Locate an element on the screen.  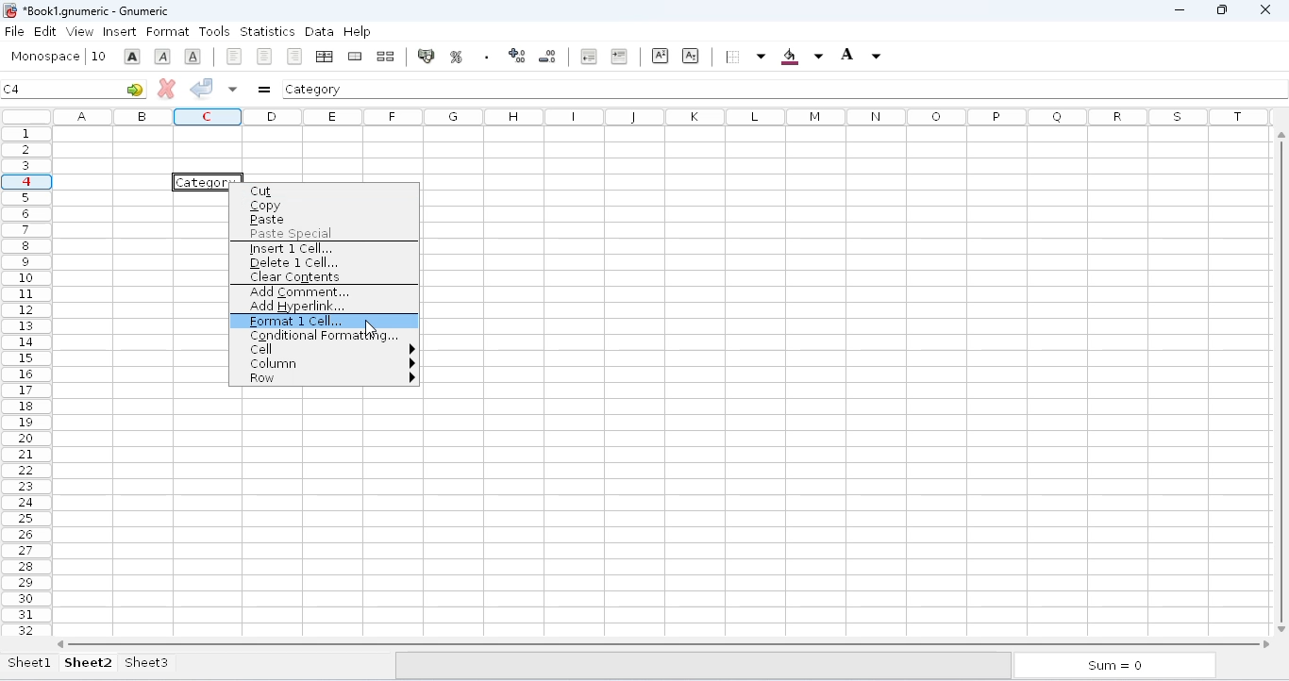
paste special is located at coordinates (291, 235).